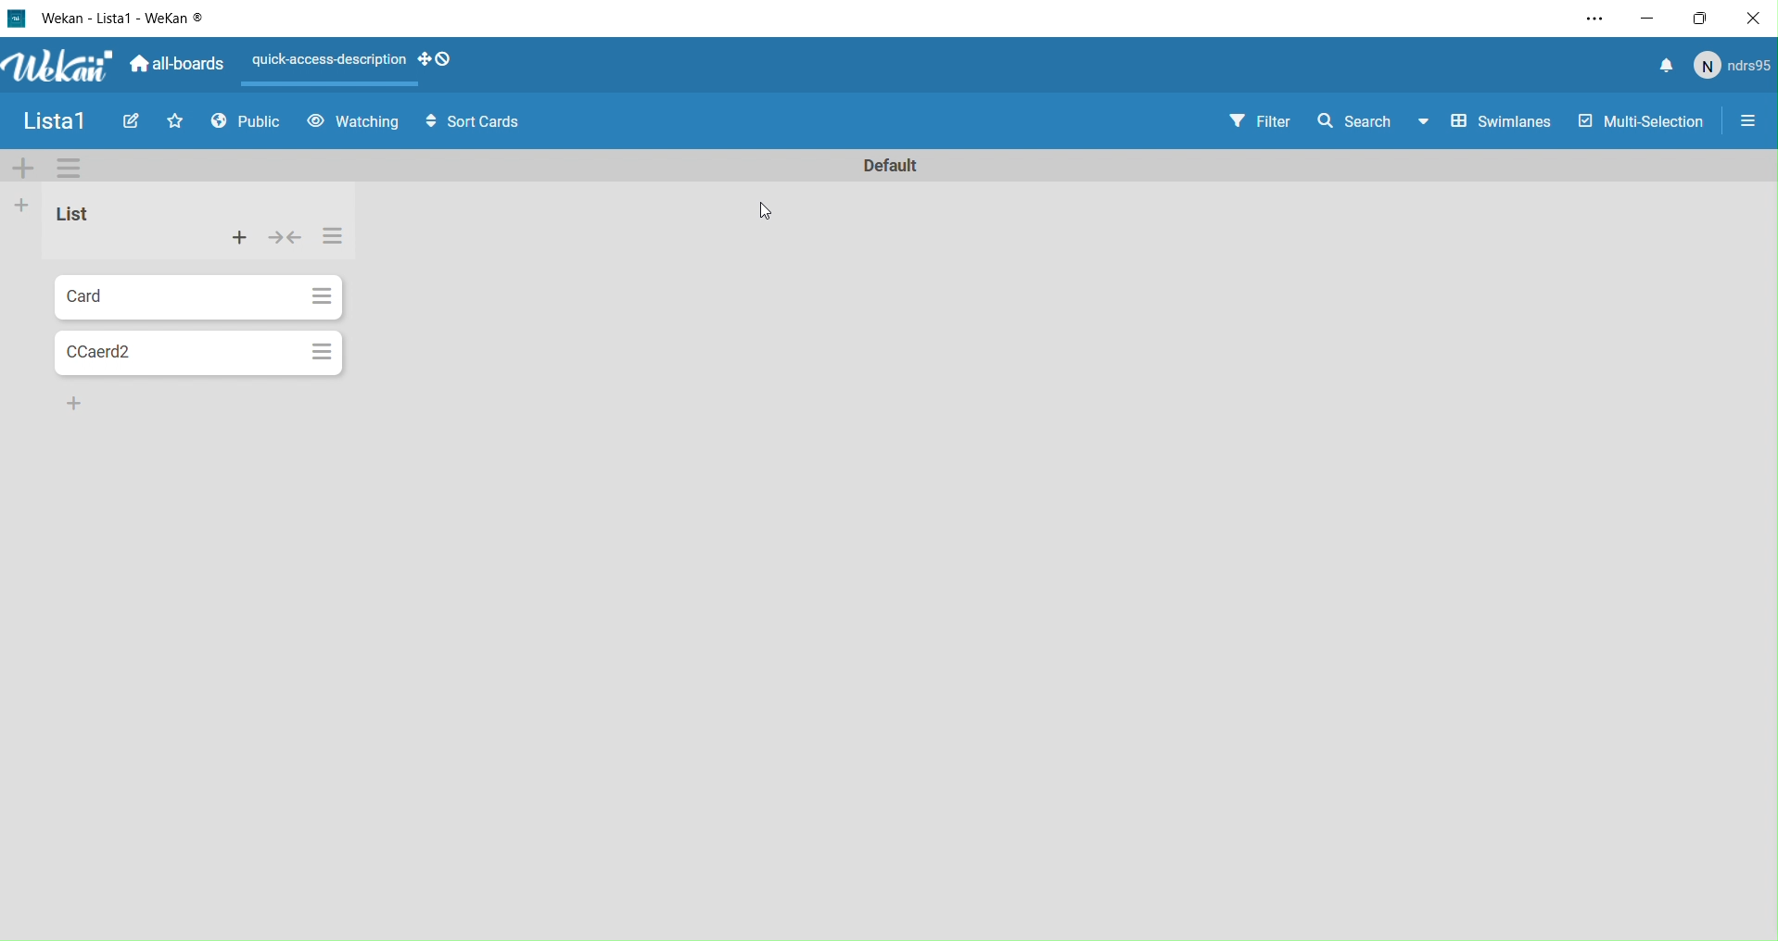 The height and width of the screenshot is (941, 1778). I want to click on User, so click(1732, 68).